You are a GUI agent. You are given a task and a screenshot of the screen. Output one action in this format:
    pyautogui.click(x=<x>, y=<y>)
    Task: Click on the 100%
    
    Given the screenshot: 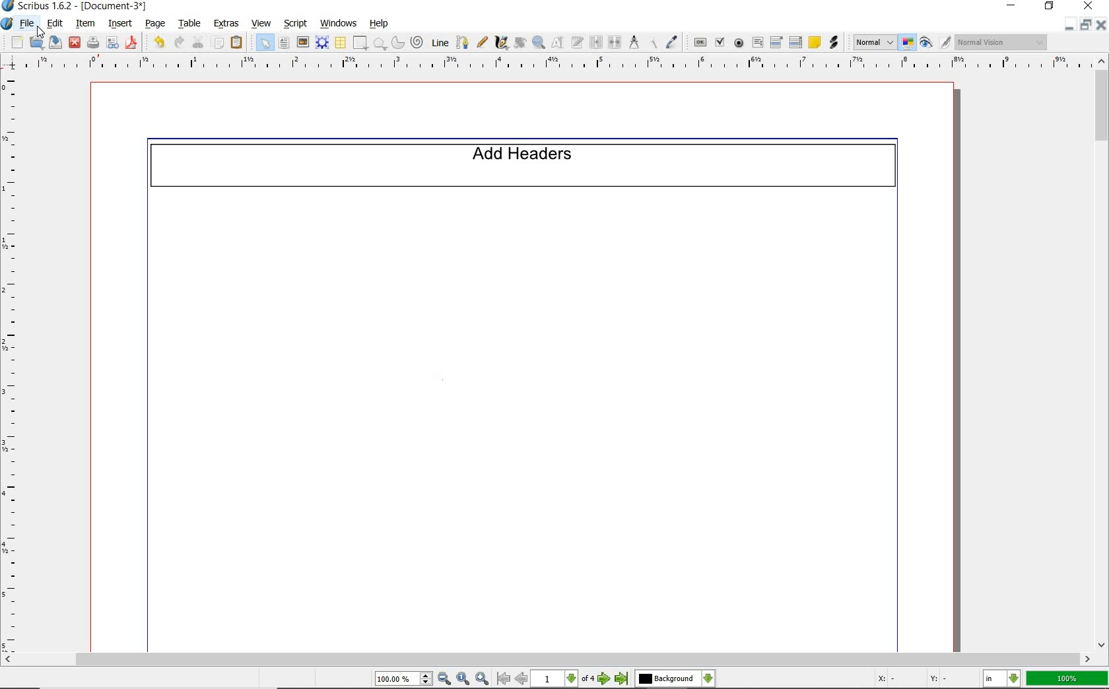 What is the action you would take?
    pyautogui.click(x=1068, y=678)
    